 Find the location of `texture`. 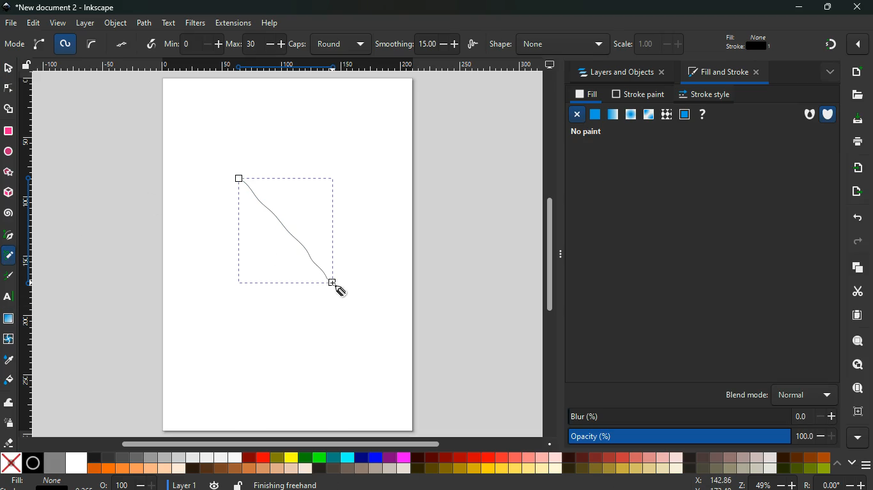

texture is located at coordinates (666, 114).